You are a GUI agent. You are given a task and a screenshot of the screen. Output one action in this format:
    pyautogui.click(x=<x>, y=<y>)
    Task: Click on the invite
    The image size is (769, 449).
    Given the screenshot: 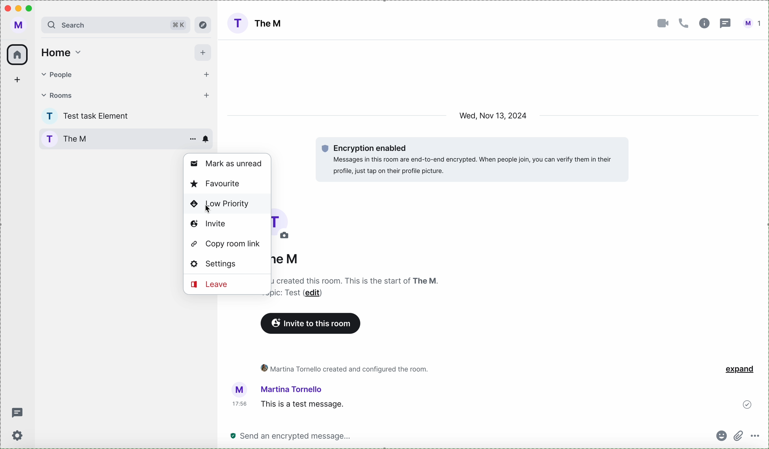 What is the action you would take?
    pyautogui.click(x=209, y=224)
    